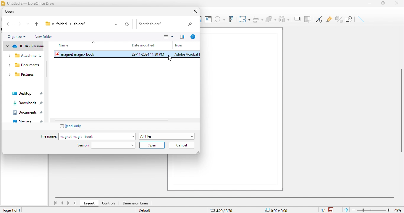 This screenshot has width=404, height=213. What do you see at coordinates (397, 4) in the screenshot?
I see `close` at bounding box center [397, 4].